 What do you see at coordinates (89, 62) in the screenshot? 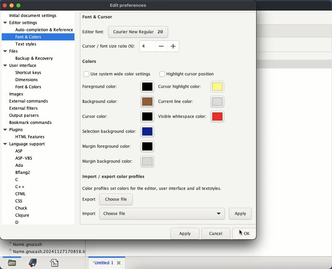
I see `colors` at bounding box center [89, 62].